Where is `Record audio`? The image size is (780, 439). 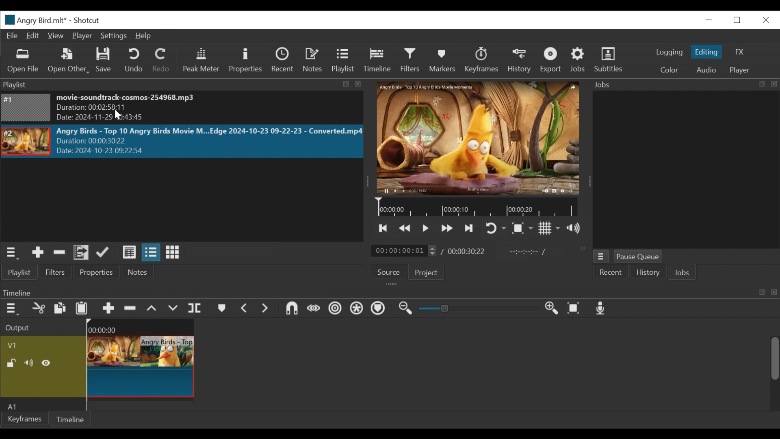
Record audio is located at coordinates (601, 309).